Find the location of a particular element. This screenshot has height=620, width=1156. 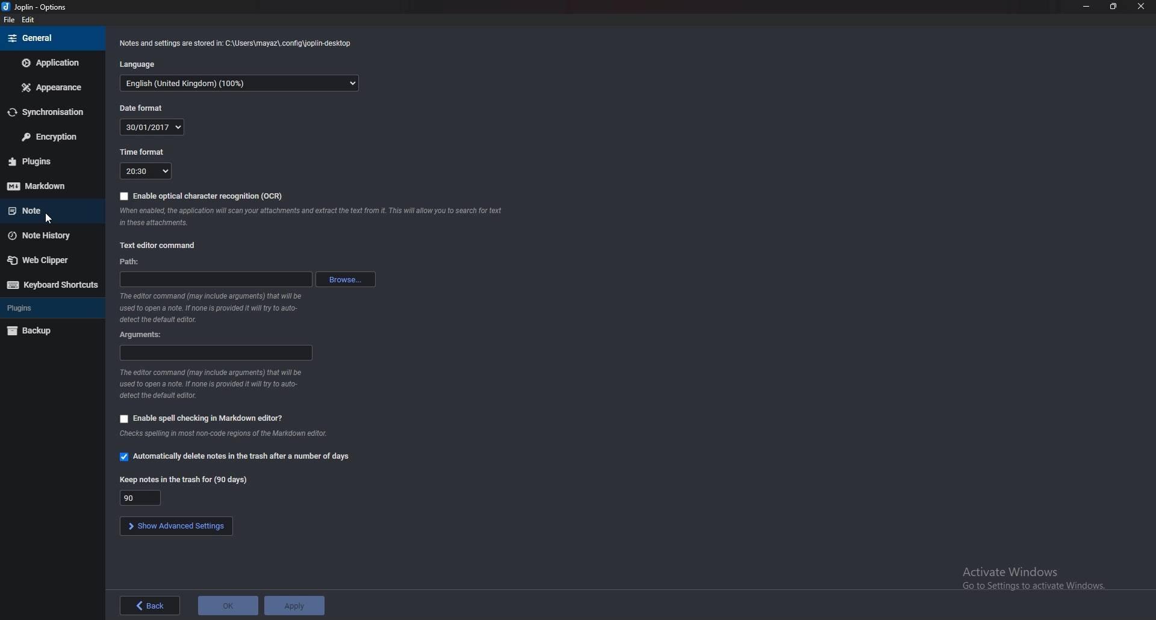

appearance is located at coordinates (52, 88).